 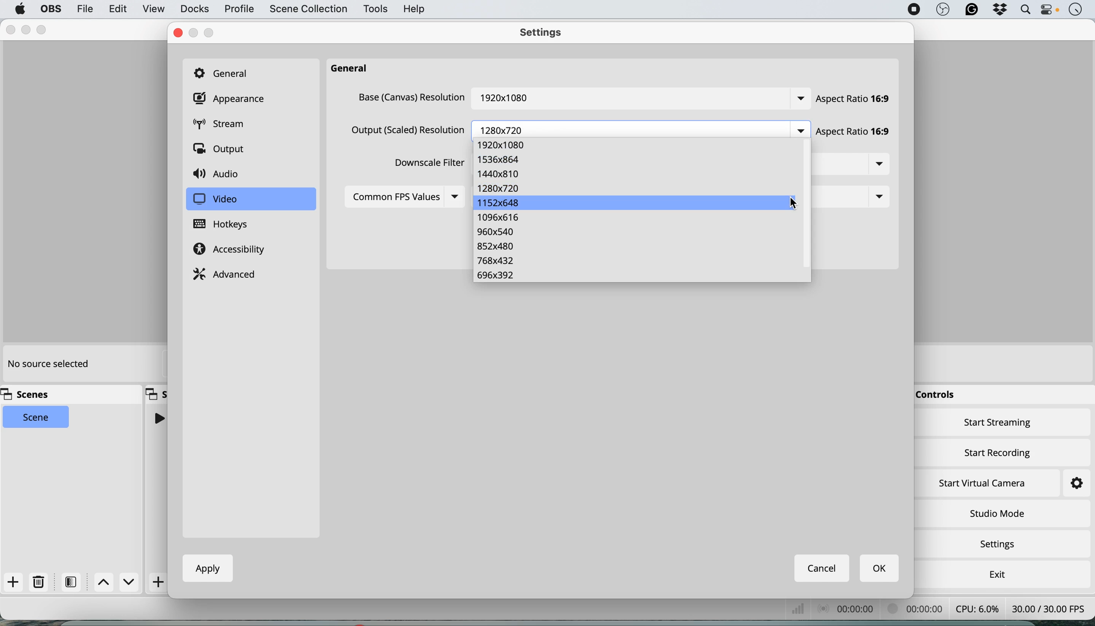 What do you see at coordinates (410, 98) in the screenshot?
I see `base canvas resolution` at bounding box center [410, 98].